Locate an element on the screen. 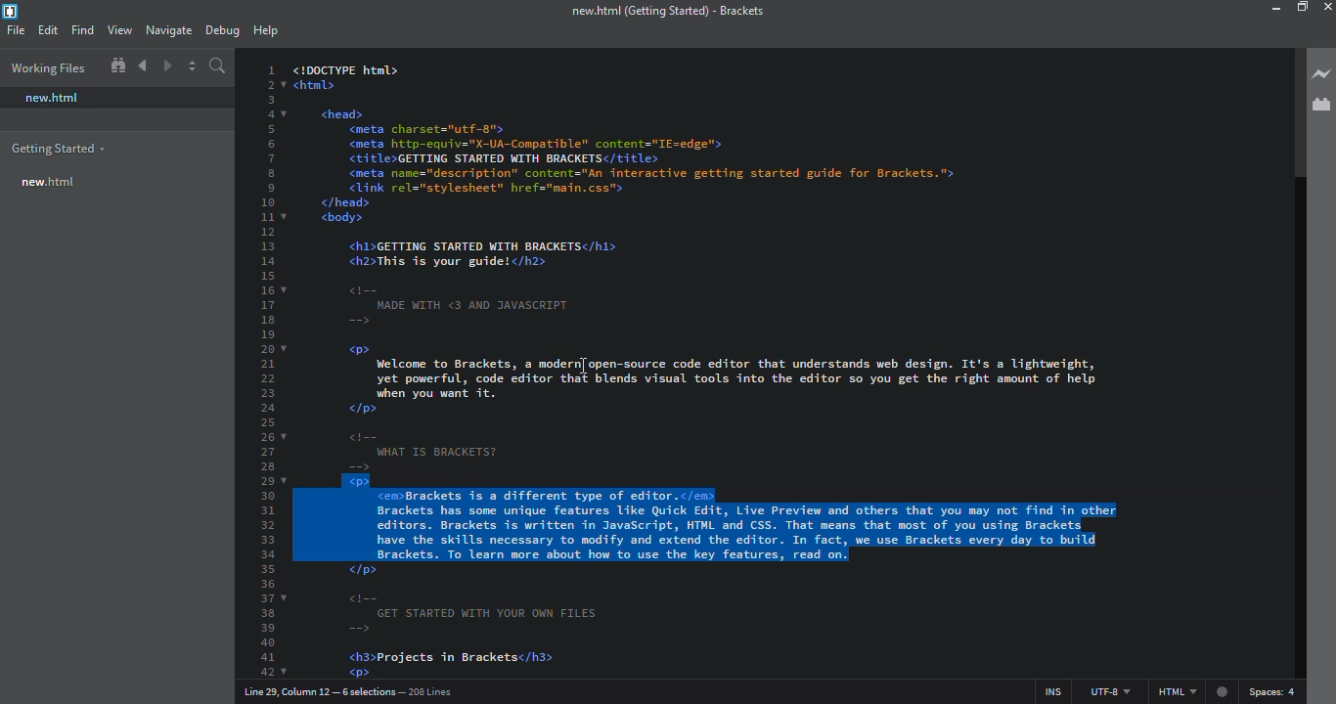 The height and width of the screenshot is (704, 1336). utf 8 is located at coordinates (1102, 688).